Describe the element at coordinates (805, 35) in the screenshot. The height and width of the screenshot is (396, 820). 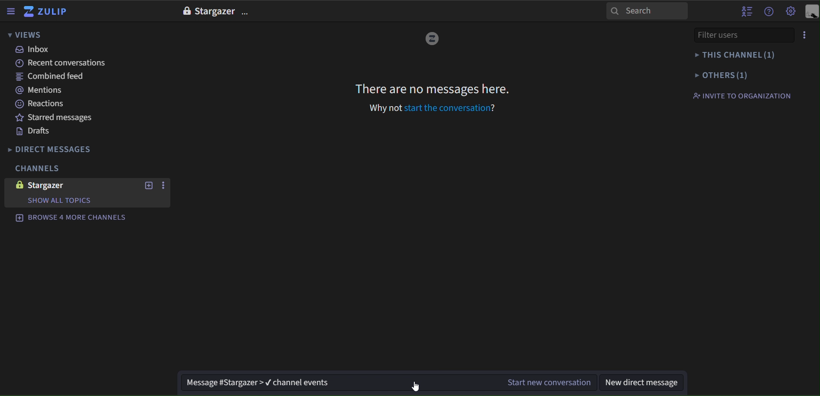
I see `options` at that location.